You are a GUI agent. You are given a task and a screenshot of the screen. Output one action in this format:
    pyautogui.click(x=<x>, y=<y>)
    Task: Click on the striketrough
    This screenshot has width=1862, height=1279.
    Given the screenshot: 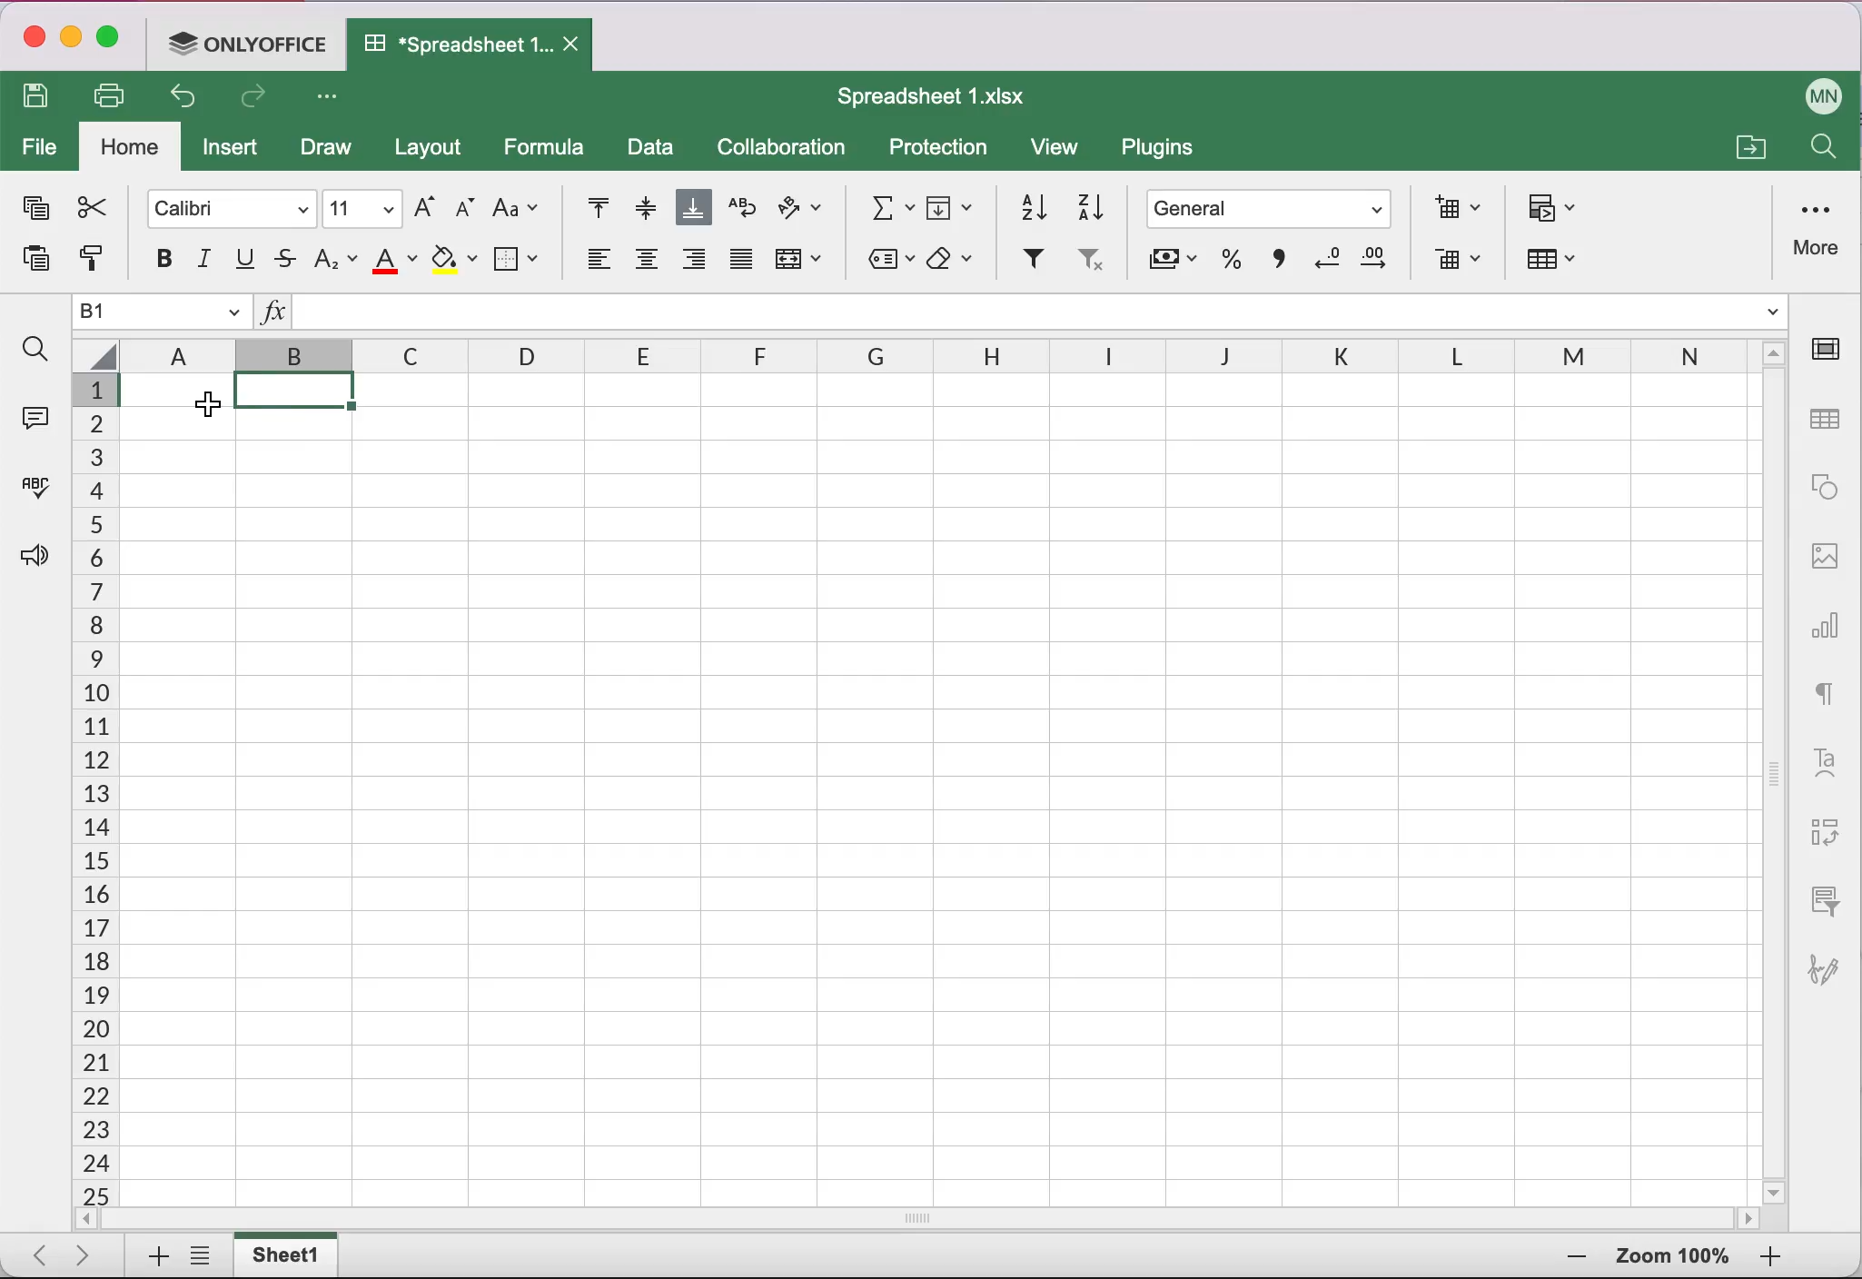 What is the action you would take?
    pyautogui.click(x=285, y=260)
    